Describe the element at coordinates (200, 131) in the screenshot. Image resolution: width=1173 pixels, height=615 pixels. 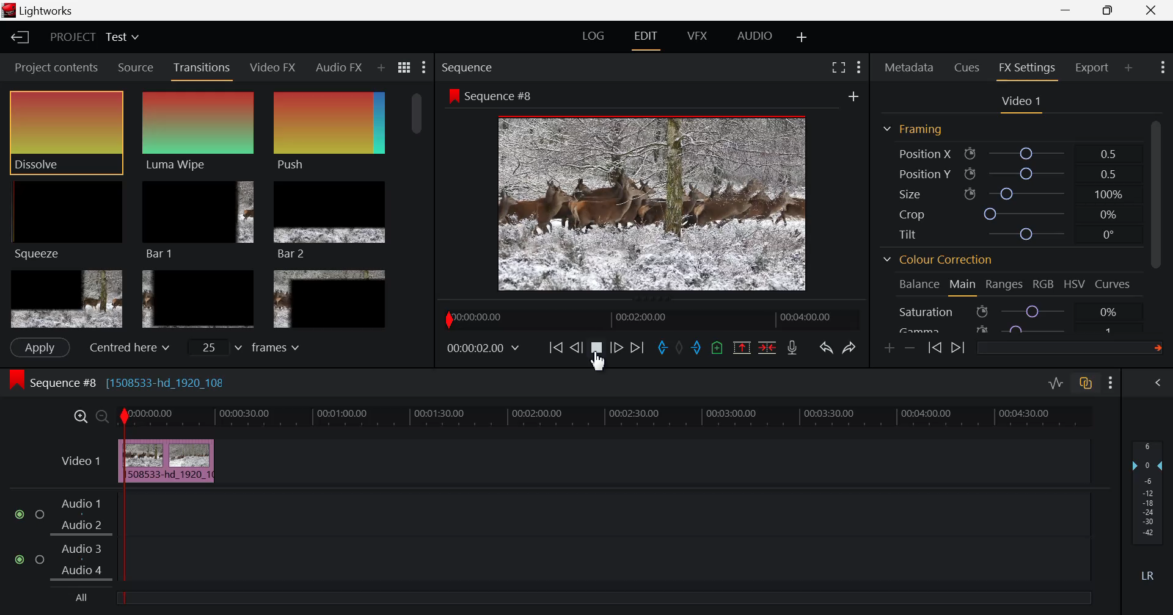
I see `Luma Wipe` at that location.